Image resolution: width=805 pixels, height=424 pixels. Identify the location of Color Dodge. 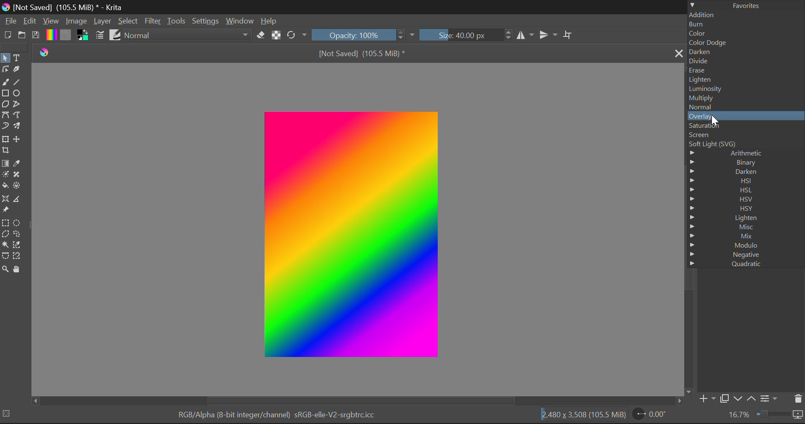
(745, 43).